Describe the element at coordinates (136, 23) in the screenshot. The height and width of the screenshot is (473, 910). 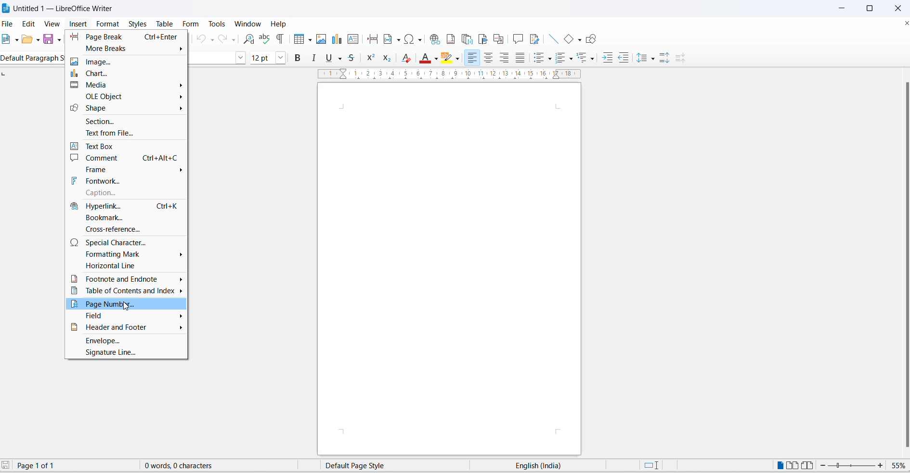
I see `styles` at that location.